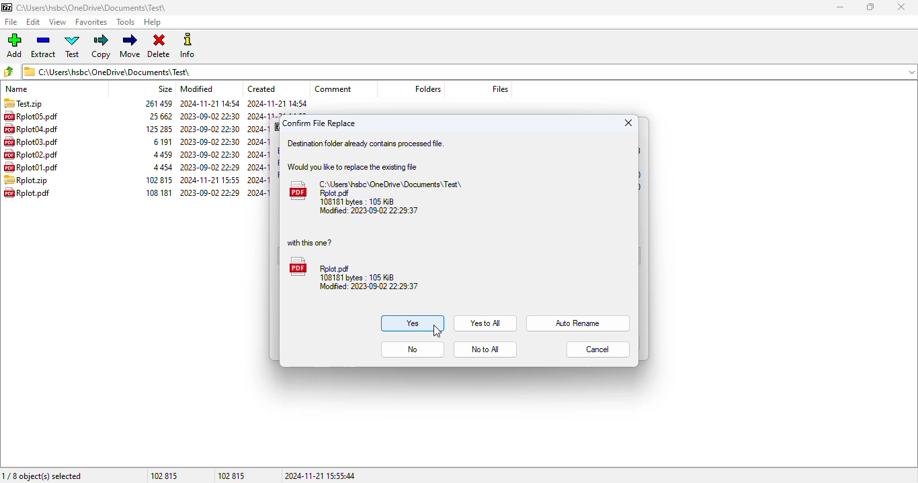 This screenshot has height=483, width=918. I want to click on delete, so click(159, 46).